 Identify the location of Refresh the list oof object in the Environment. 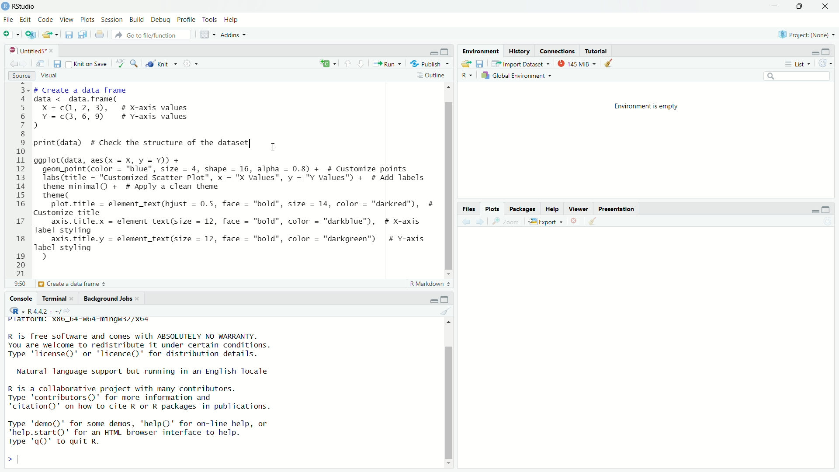
(826, 63).